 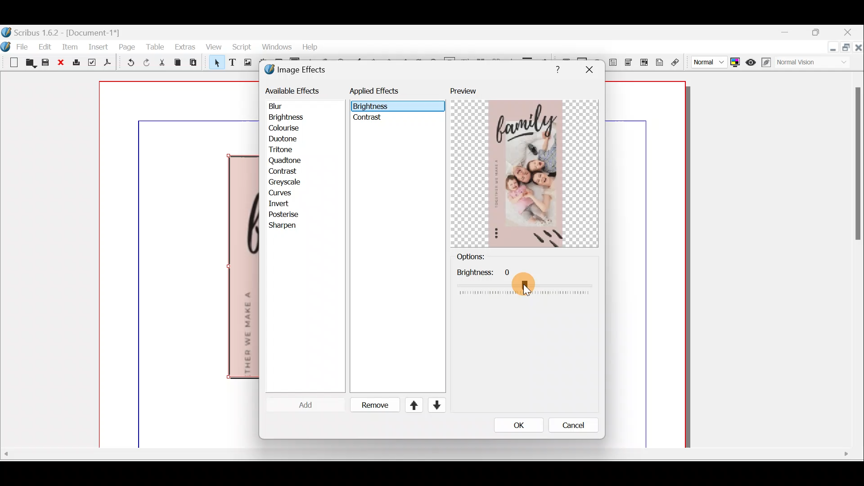 What do you see at coordinates (287, 193) in the screenshot?
I see `Curves` at bounding box center [287, 193].